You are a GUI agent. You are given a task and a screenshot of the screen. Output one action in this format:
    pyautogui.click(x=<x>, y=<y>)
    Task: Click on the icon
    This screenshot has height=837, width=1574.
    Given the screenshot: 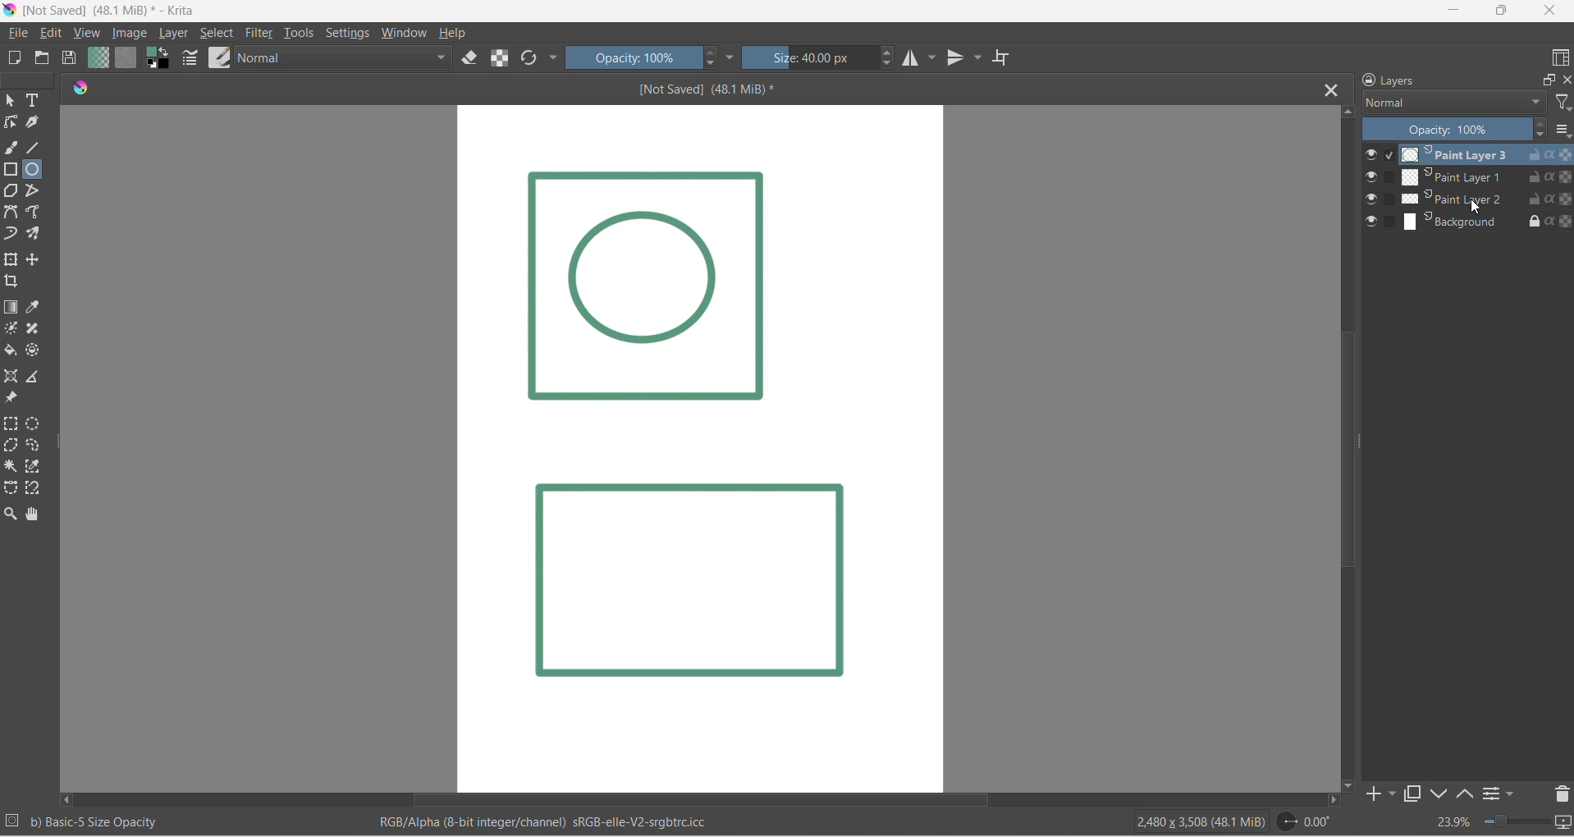 What is the action you would take?
    pyautogui.click(x=75, y=91)
    